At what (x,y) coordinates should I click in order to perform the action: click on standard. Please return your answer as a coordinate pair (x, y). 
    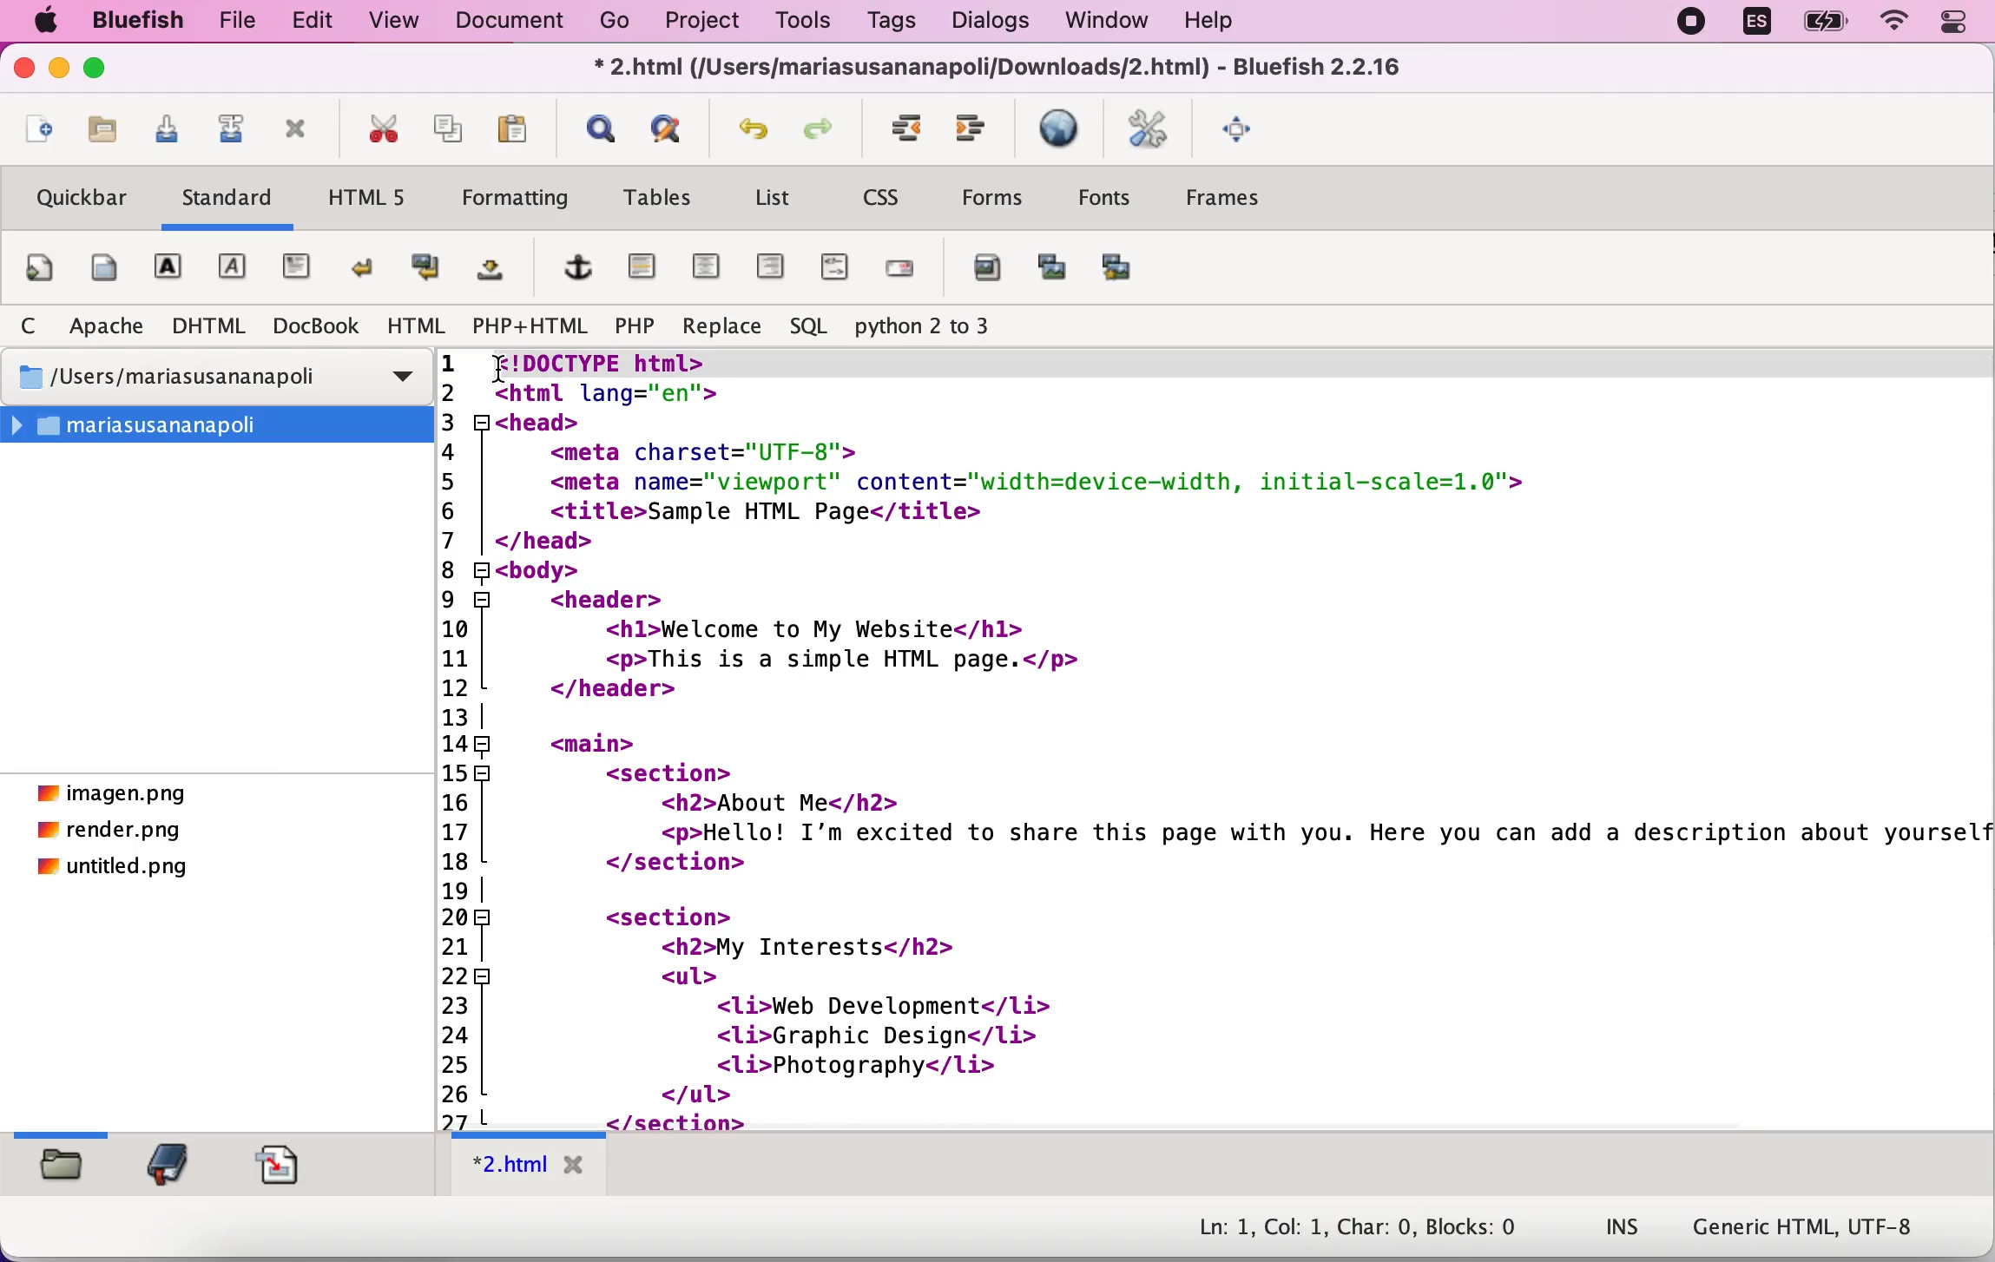
    Looking at the image, I should click on (234, 198).